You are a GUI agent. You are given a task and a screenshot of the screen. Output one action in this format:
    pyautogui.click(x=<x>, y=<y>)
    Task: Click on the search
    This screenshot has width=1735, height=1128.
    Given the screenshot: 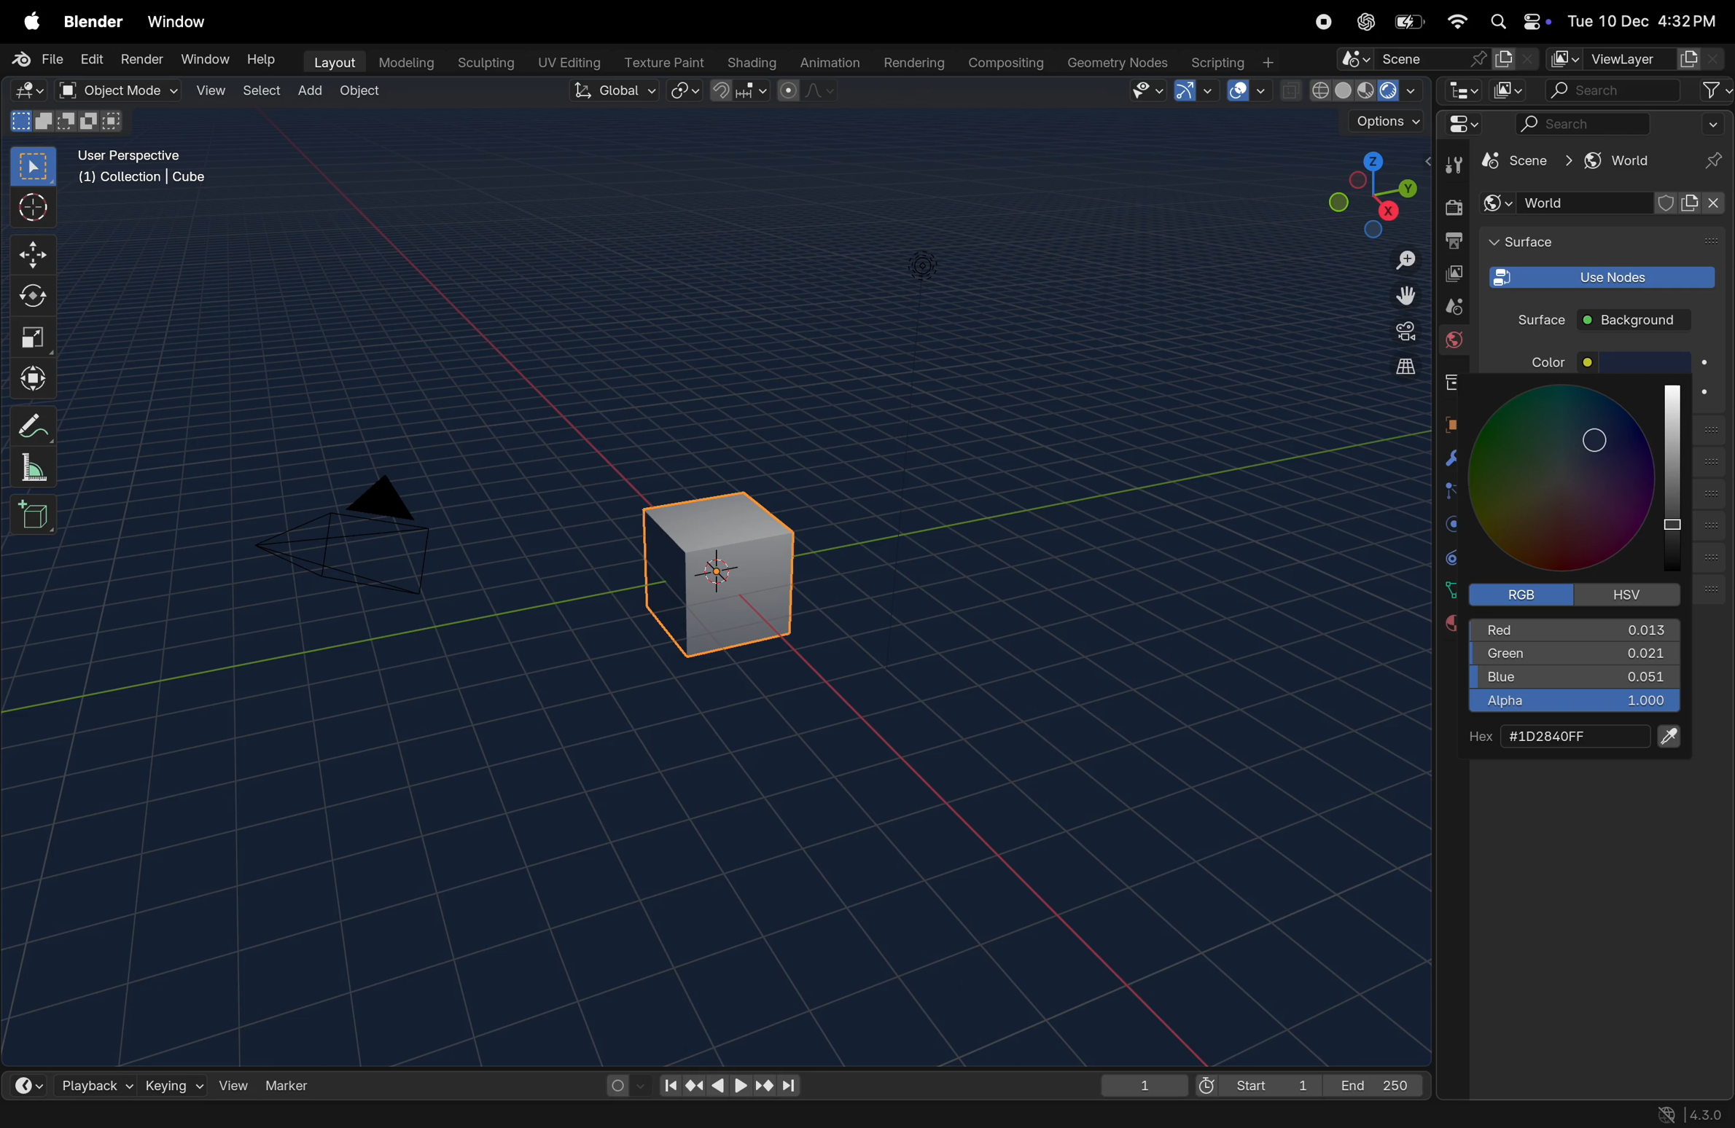 What is the action you would take?
    pyautogui.click(x=1639, y=90)
    